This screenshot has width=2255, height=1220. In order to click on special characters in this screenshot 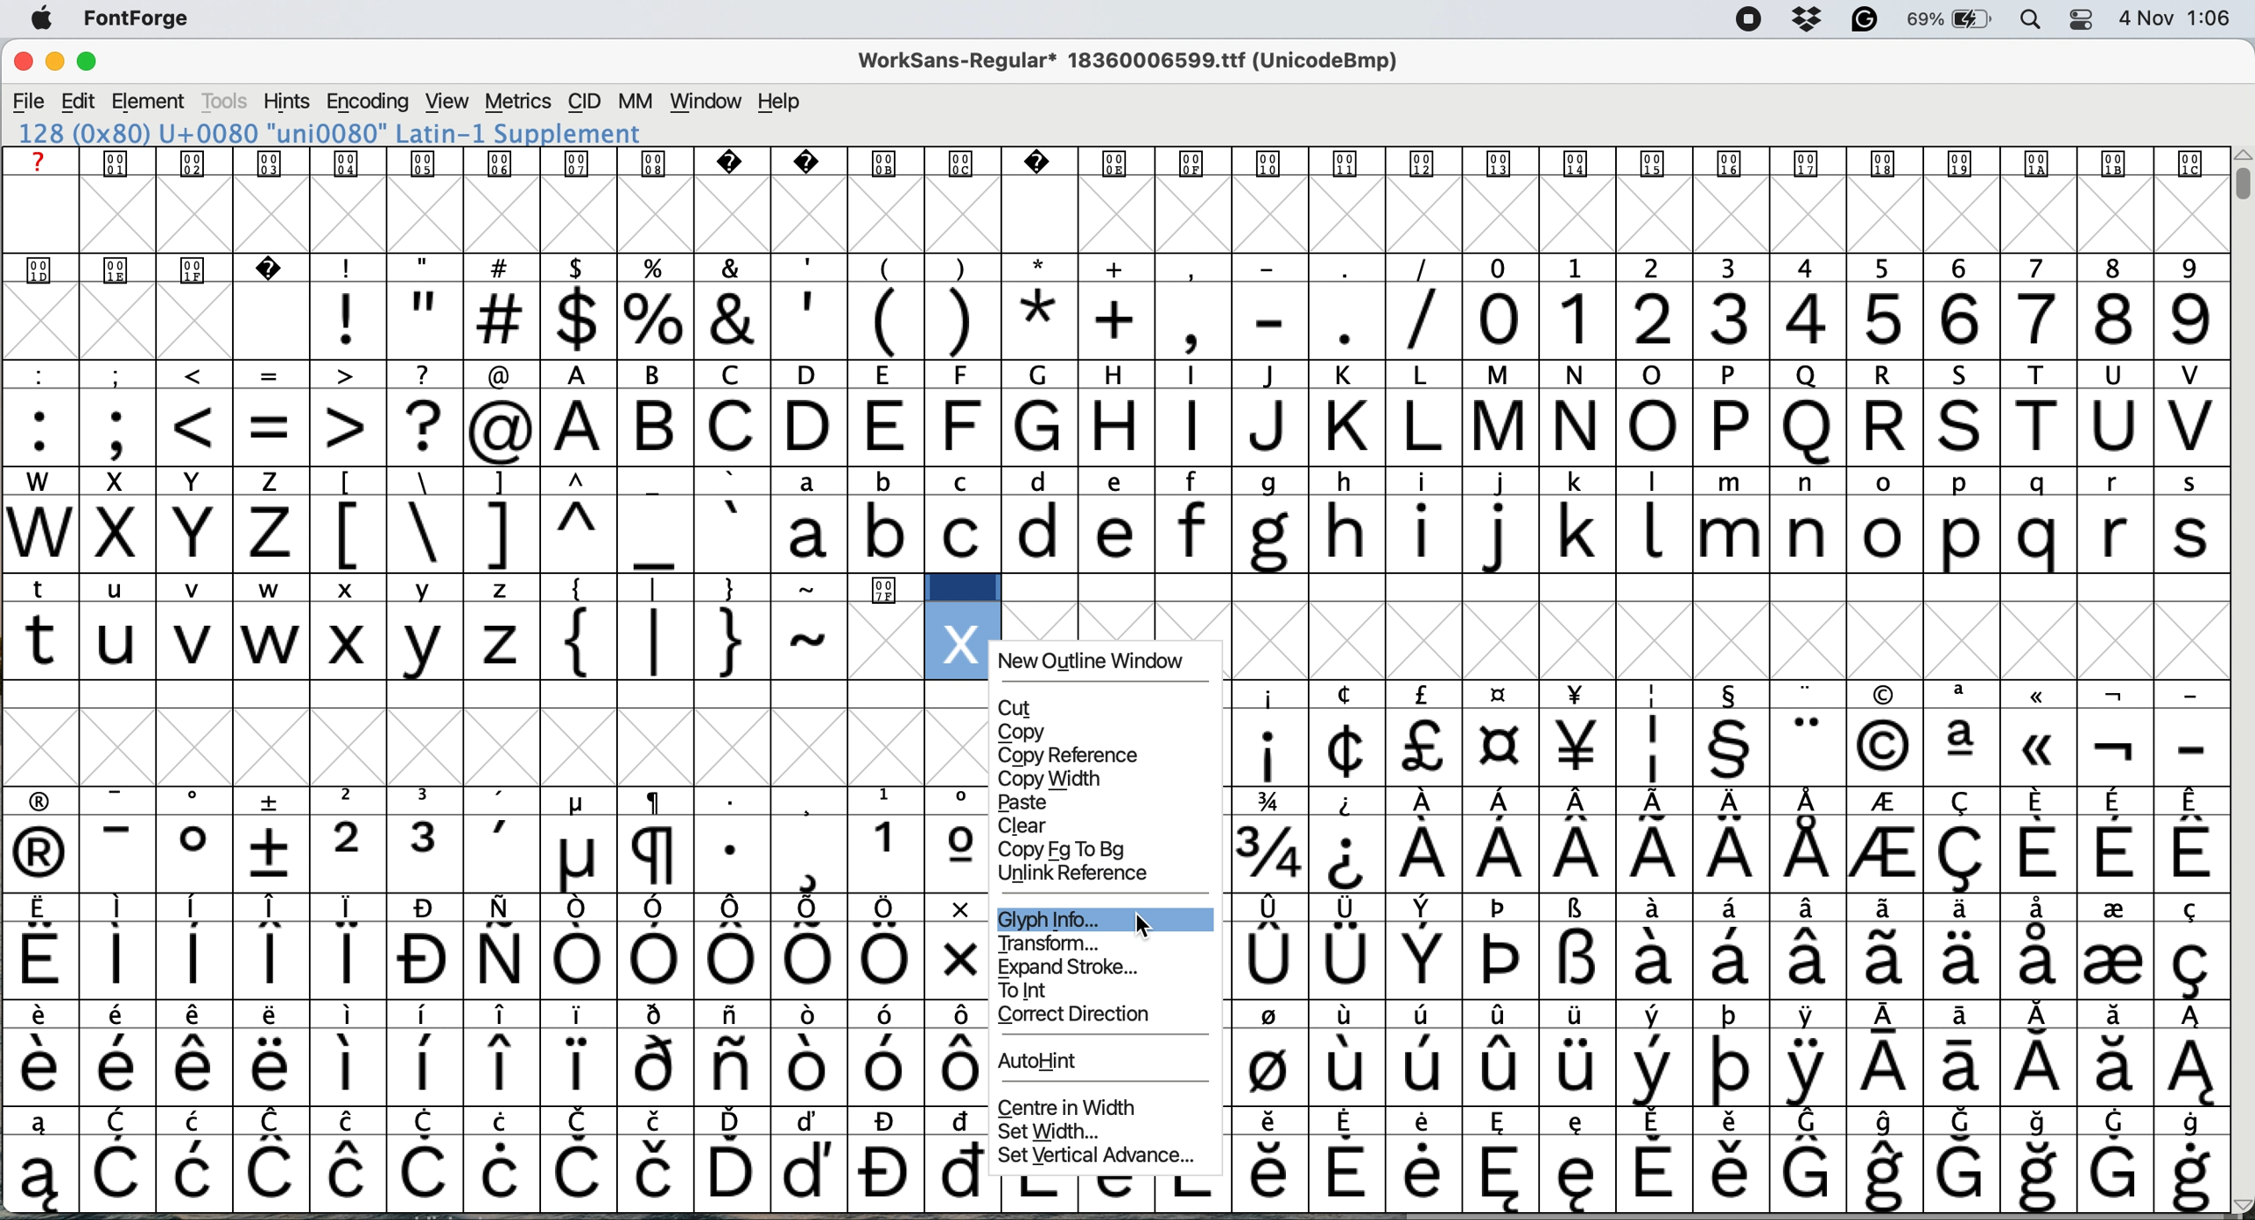, I will do `click(533, 534)`.